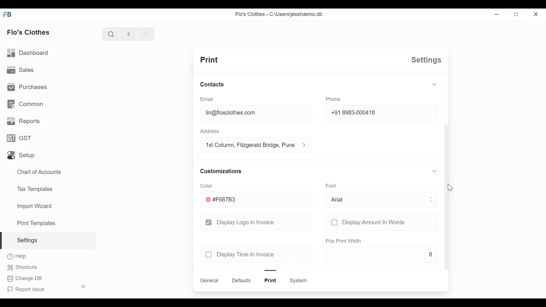  I want to click on purchases, so click(27, 87).